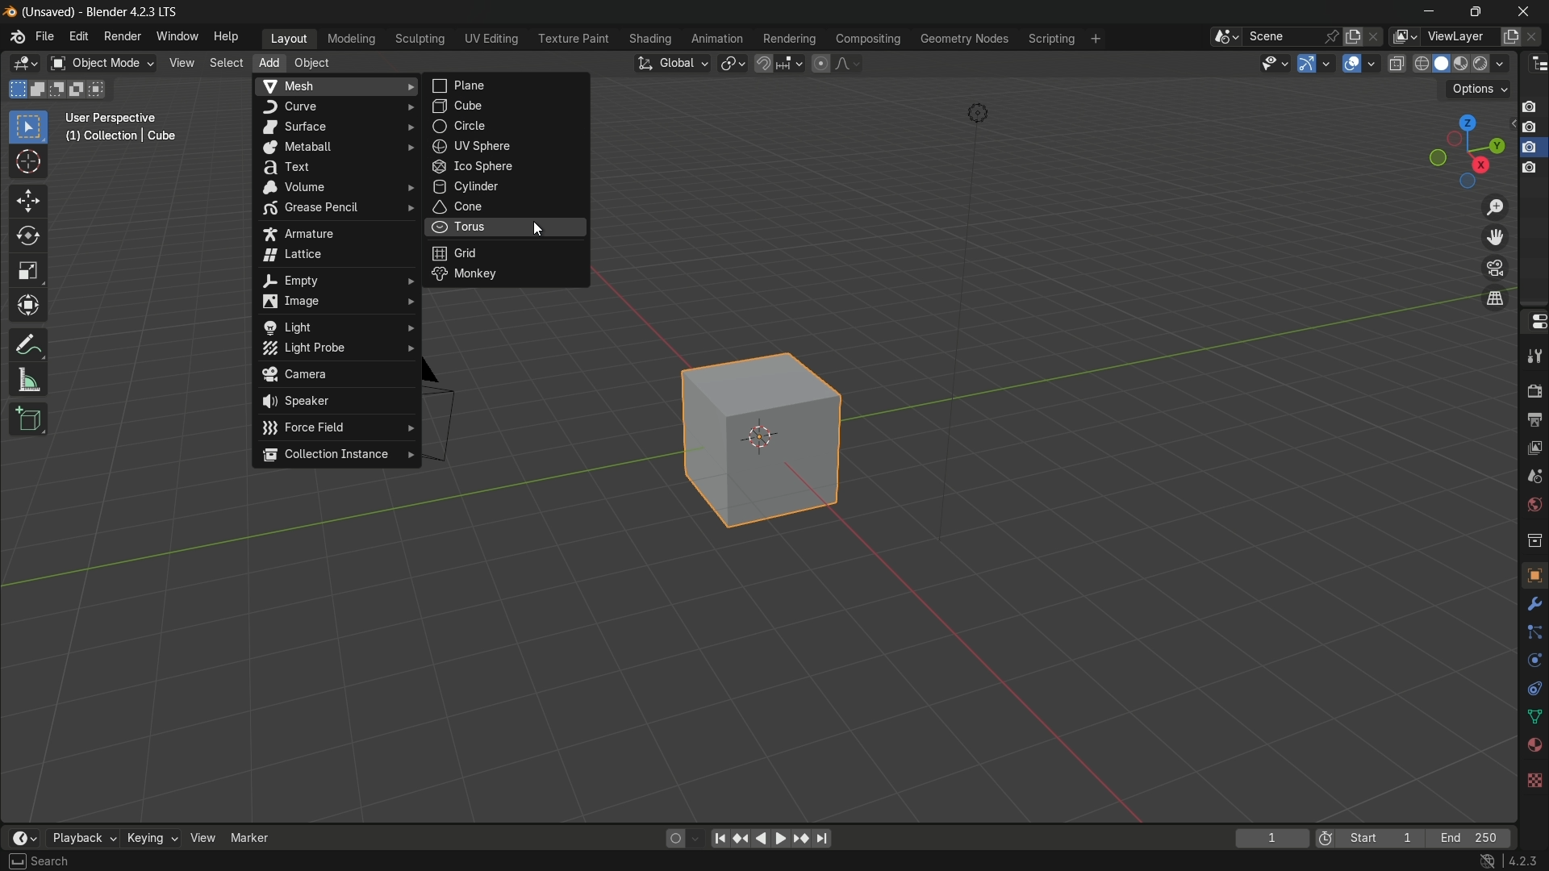  Describe the element at coordinates (29, 344) in the screenshot. I see `annotate` at that location.